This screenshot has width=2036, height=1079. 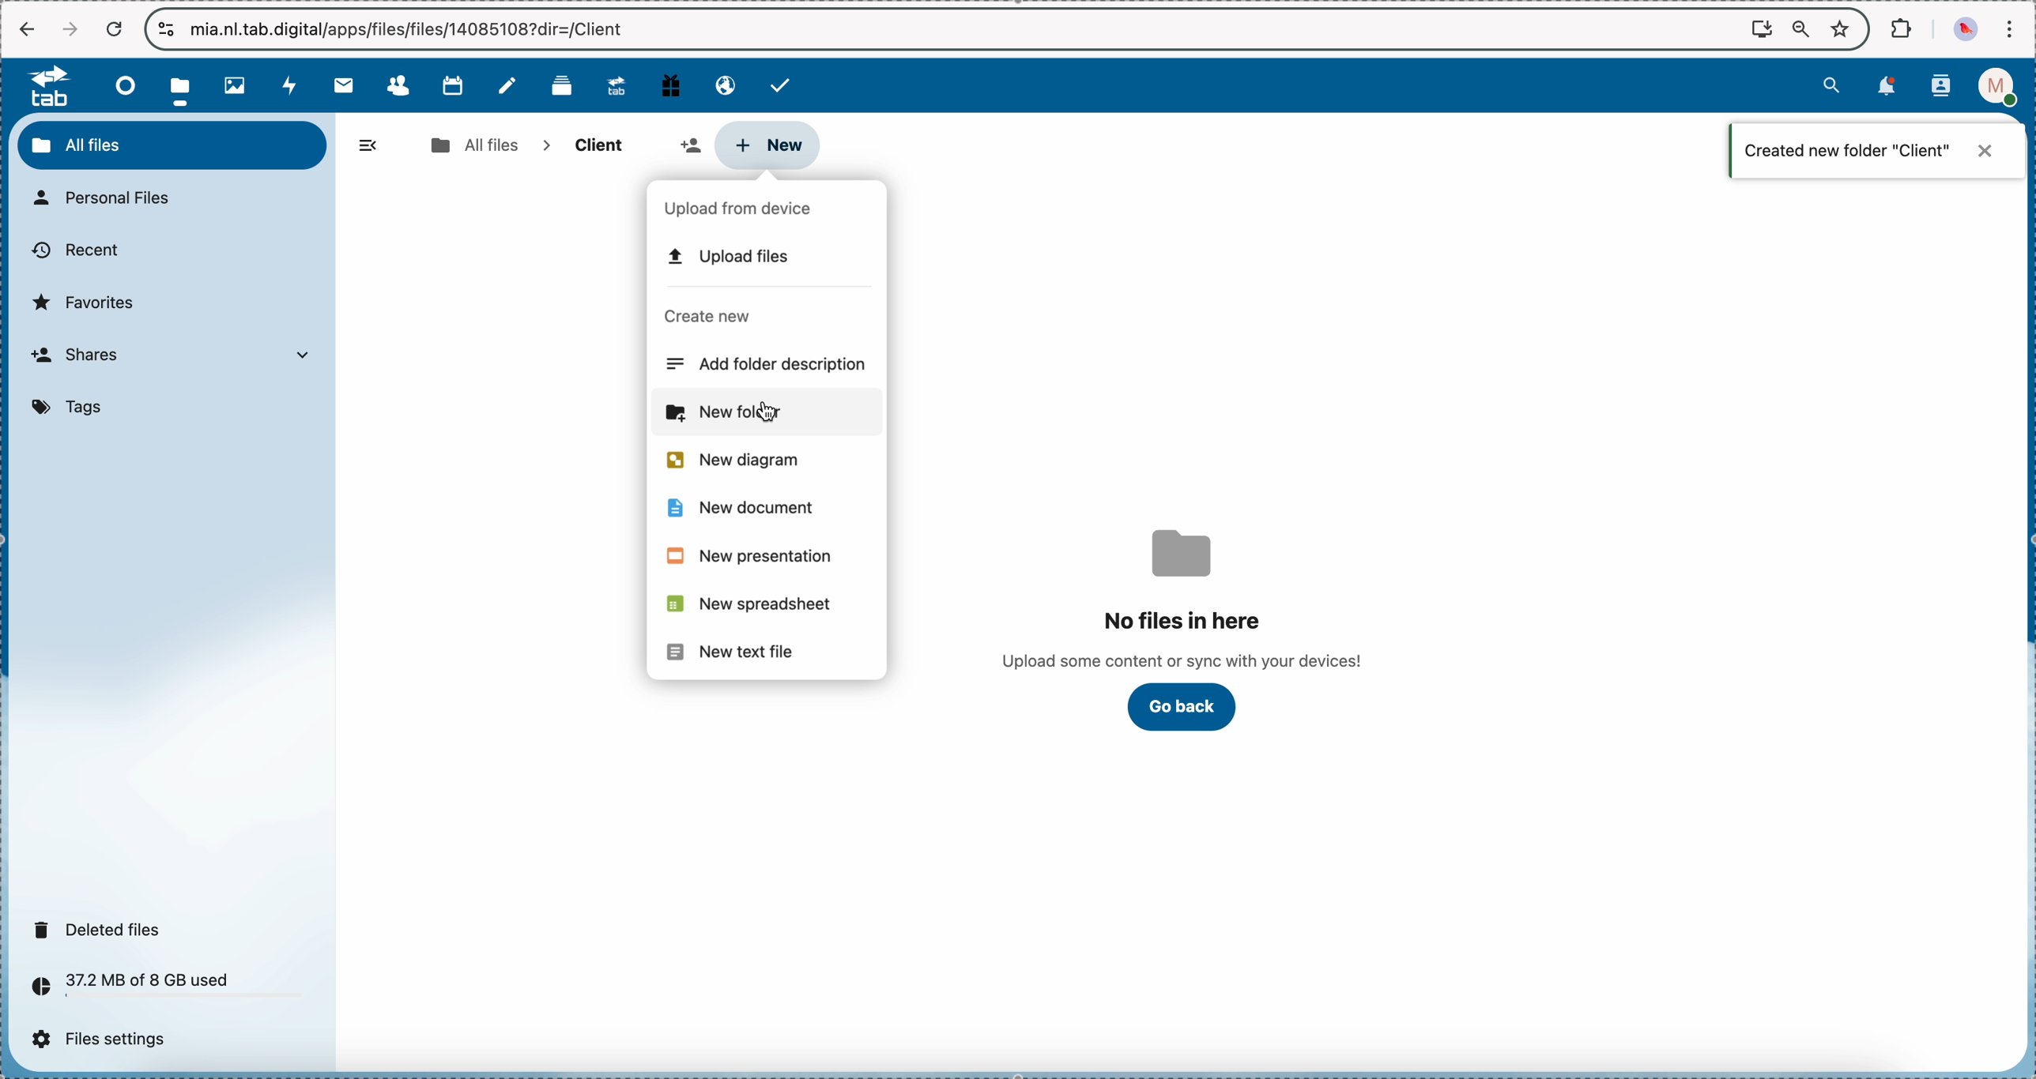 What do you see at coordinates (398, 86) in the screenshot?
I see `contacts` at bounding box center [398, 86].